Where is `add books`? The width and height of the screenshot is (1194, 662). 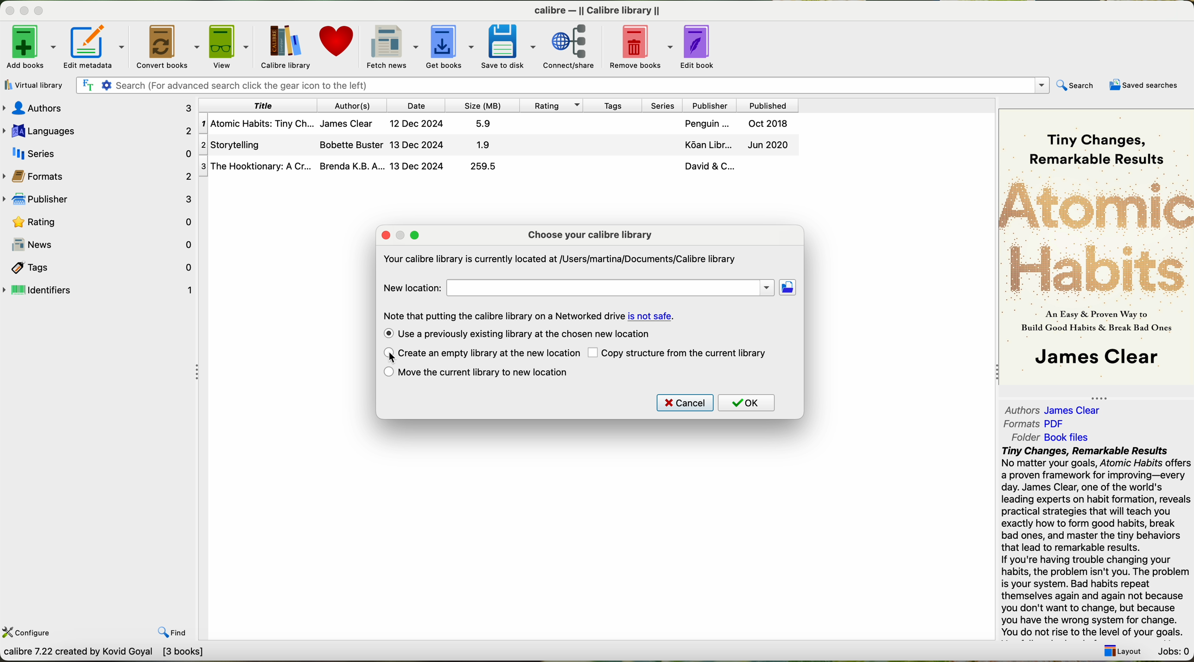
add books is located at coordinates (30, 49).